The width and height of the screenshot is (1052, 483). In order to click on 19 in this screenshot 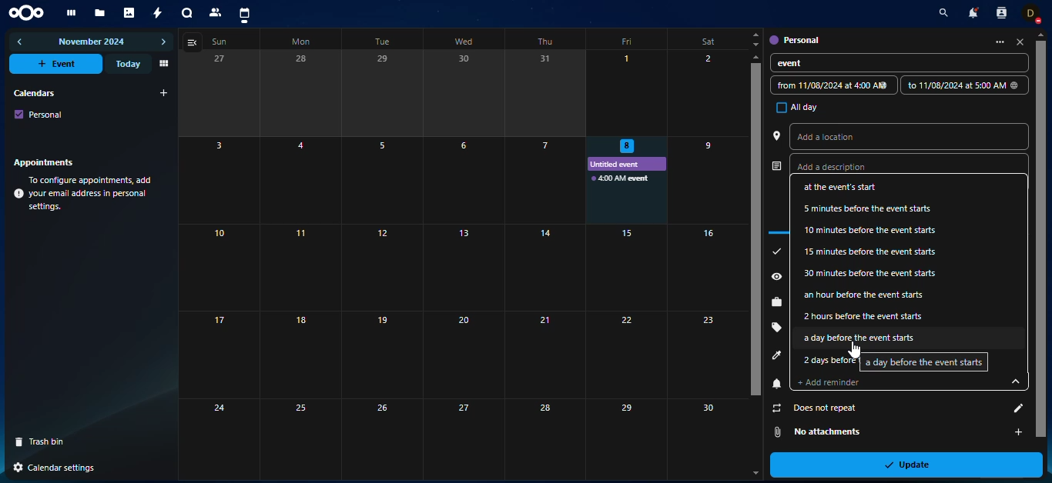, I will do `click(380, 355)`.